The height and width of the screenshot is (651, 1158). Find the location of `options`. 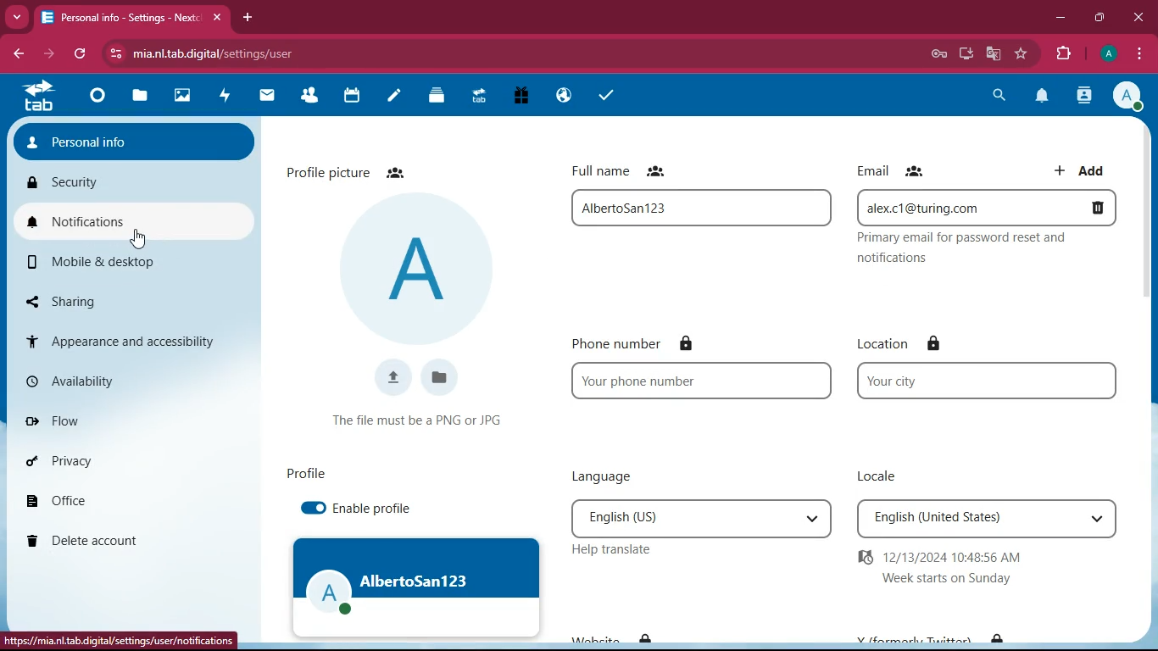

options is located at coordinates (1140, 53).